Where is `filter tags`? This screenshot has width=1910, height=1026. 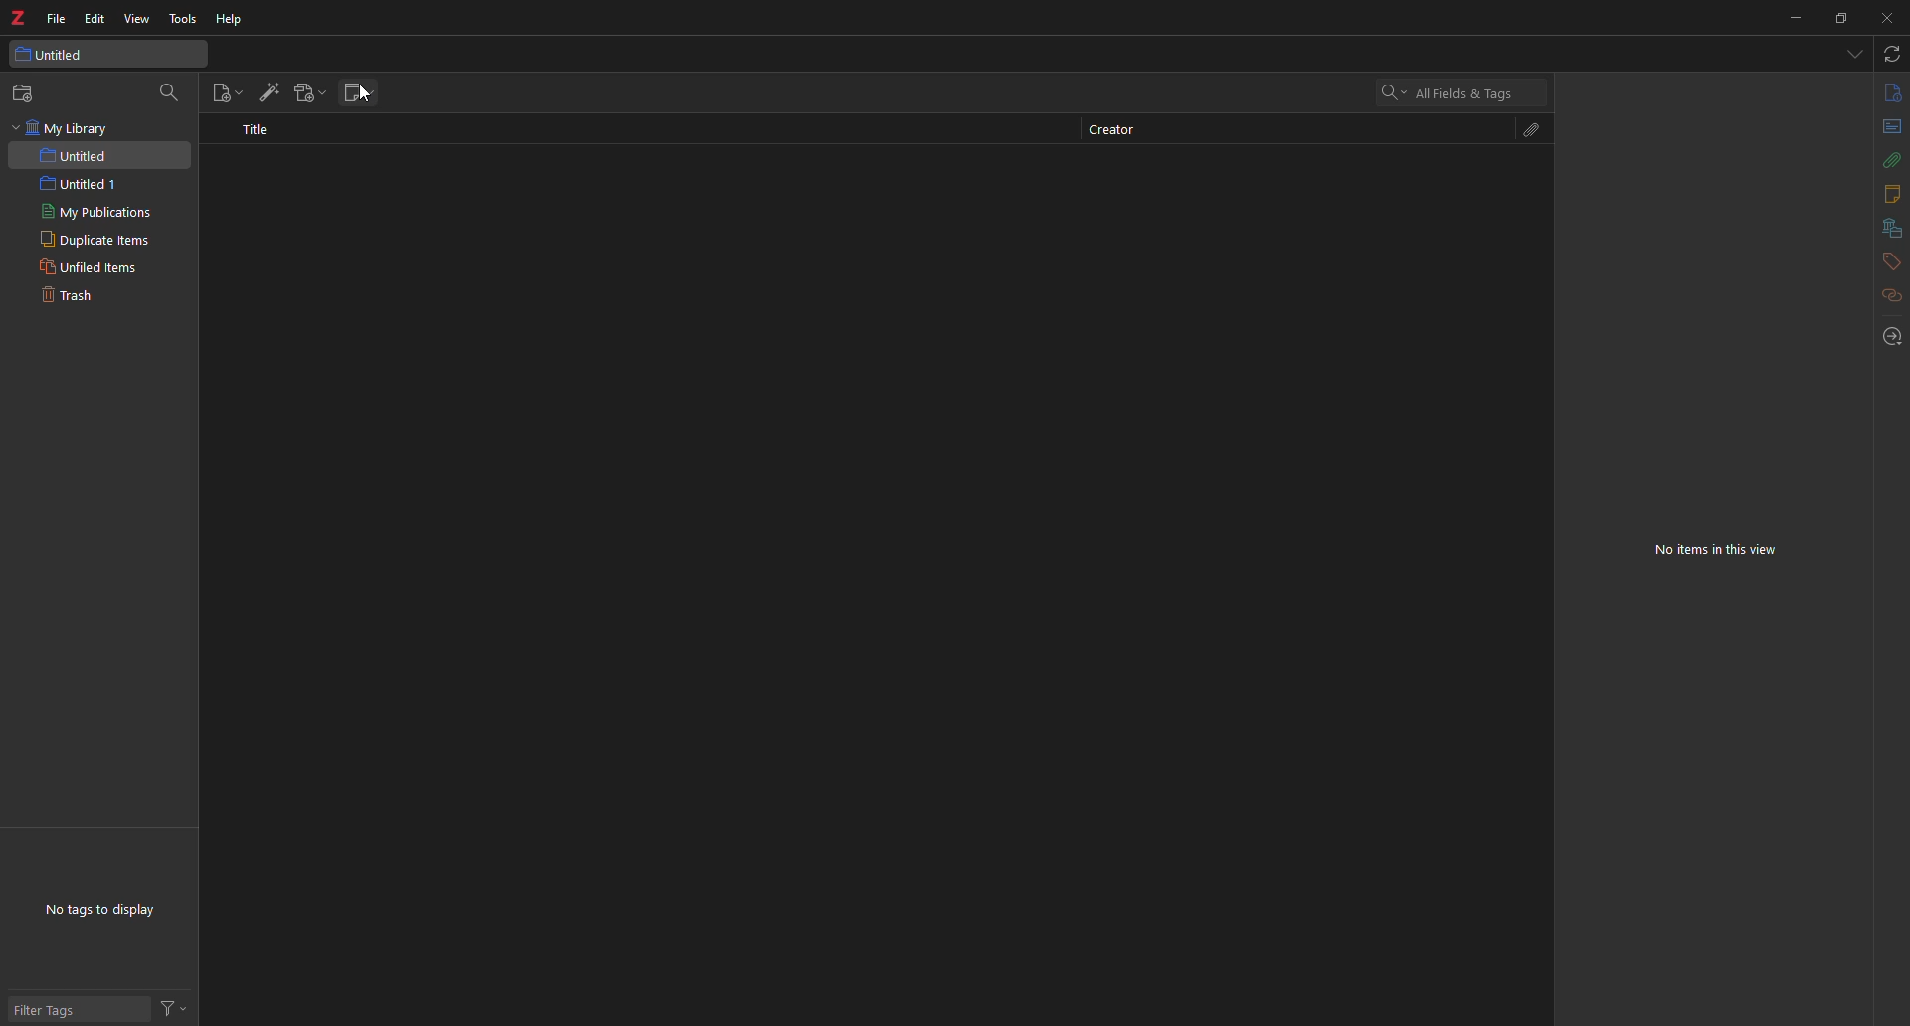 filter tags is located at coordinates (52, 1007).